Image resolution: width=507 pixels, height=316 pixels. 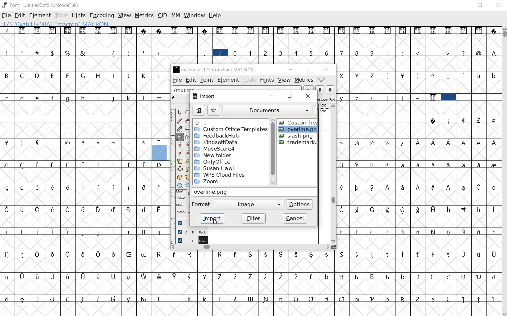 What do you see at coordinates (493, 275) in the screenshot?
I see `Symbol` at bounding box center [493, 275].